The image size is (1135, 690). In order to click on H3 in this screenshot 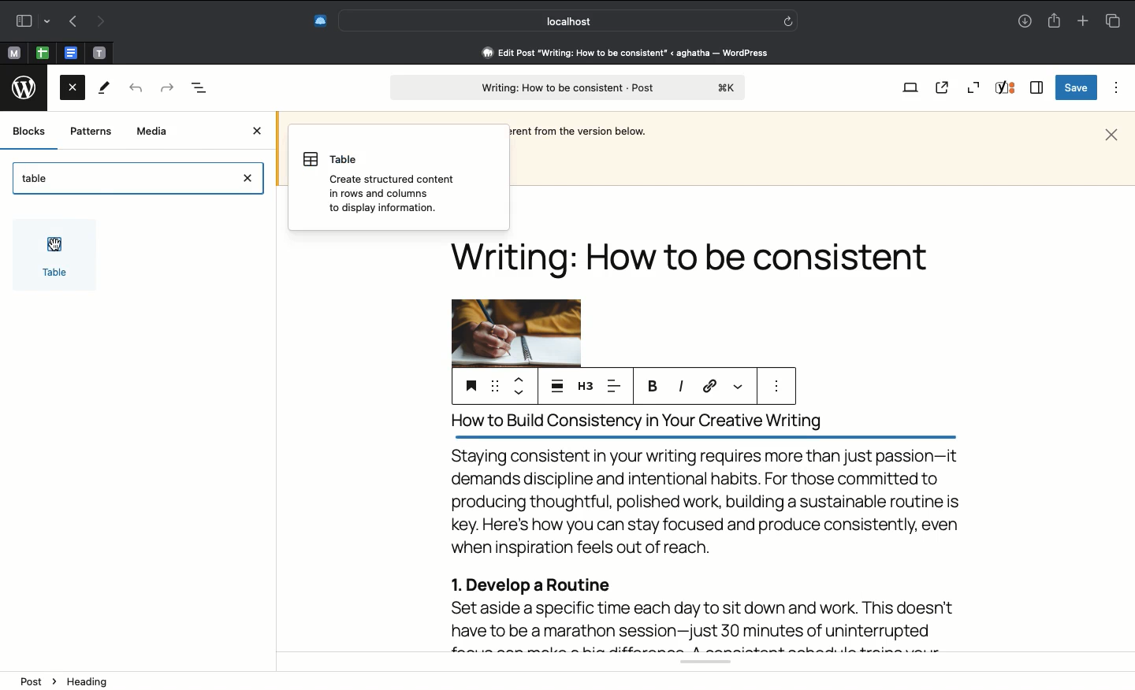, I will do `click(585, 385)`.